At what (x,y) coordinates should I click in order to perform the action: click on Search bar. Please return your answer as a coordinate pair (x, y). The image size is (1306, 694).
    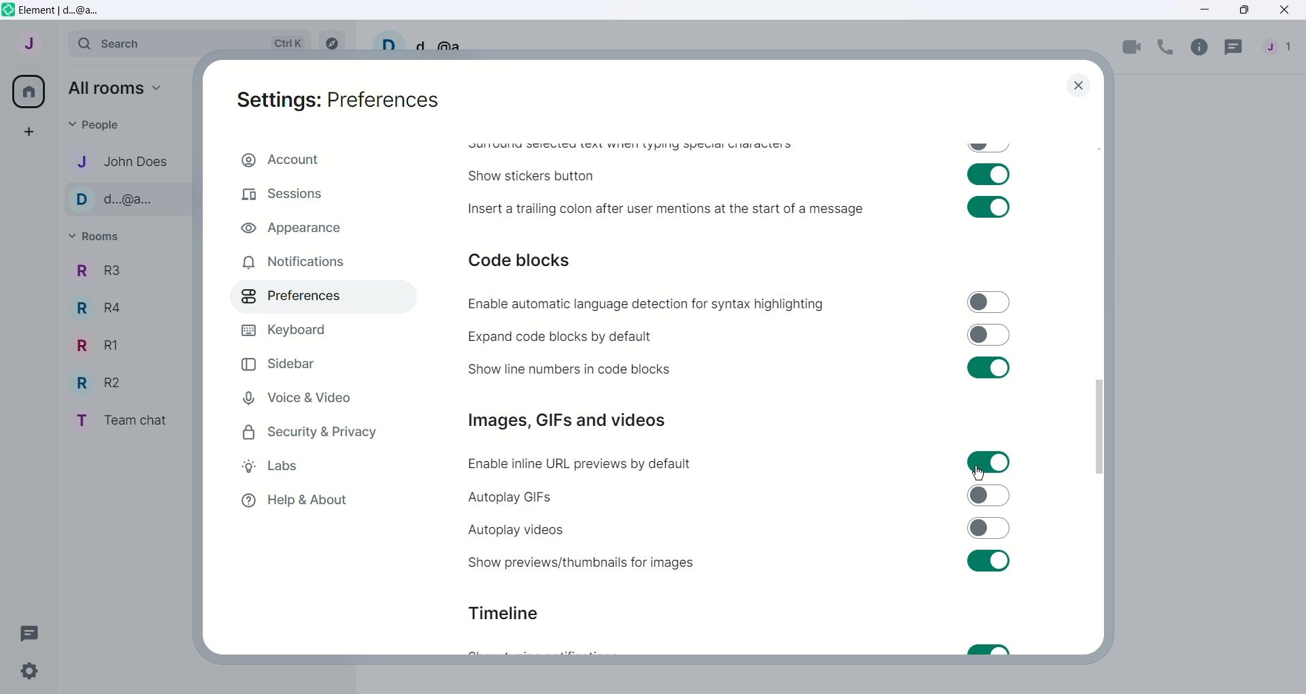
    Looking at the image, I should click on (189, 43).